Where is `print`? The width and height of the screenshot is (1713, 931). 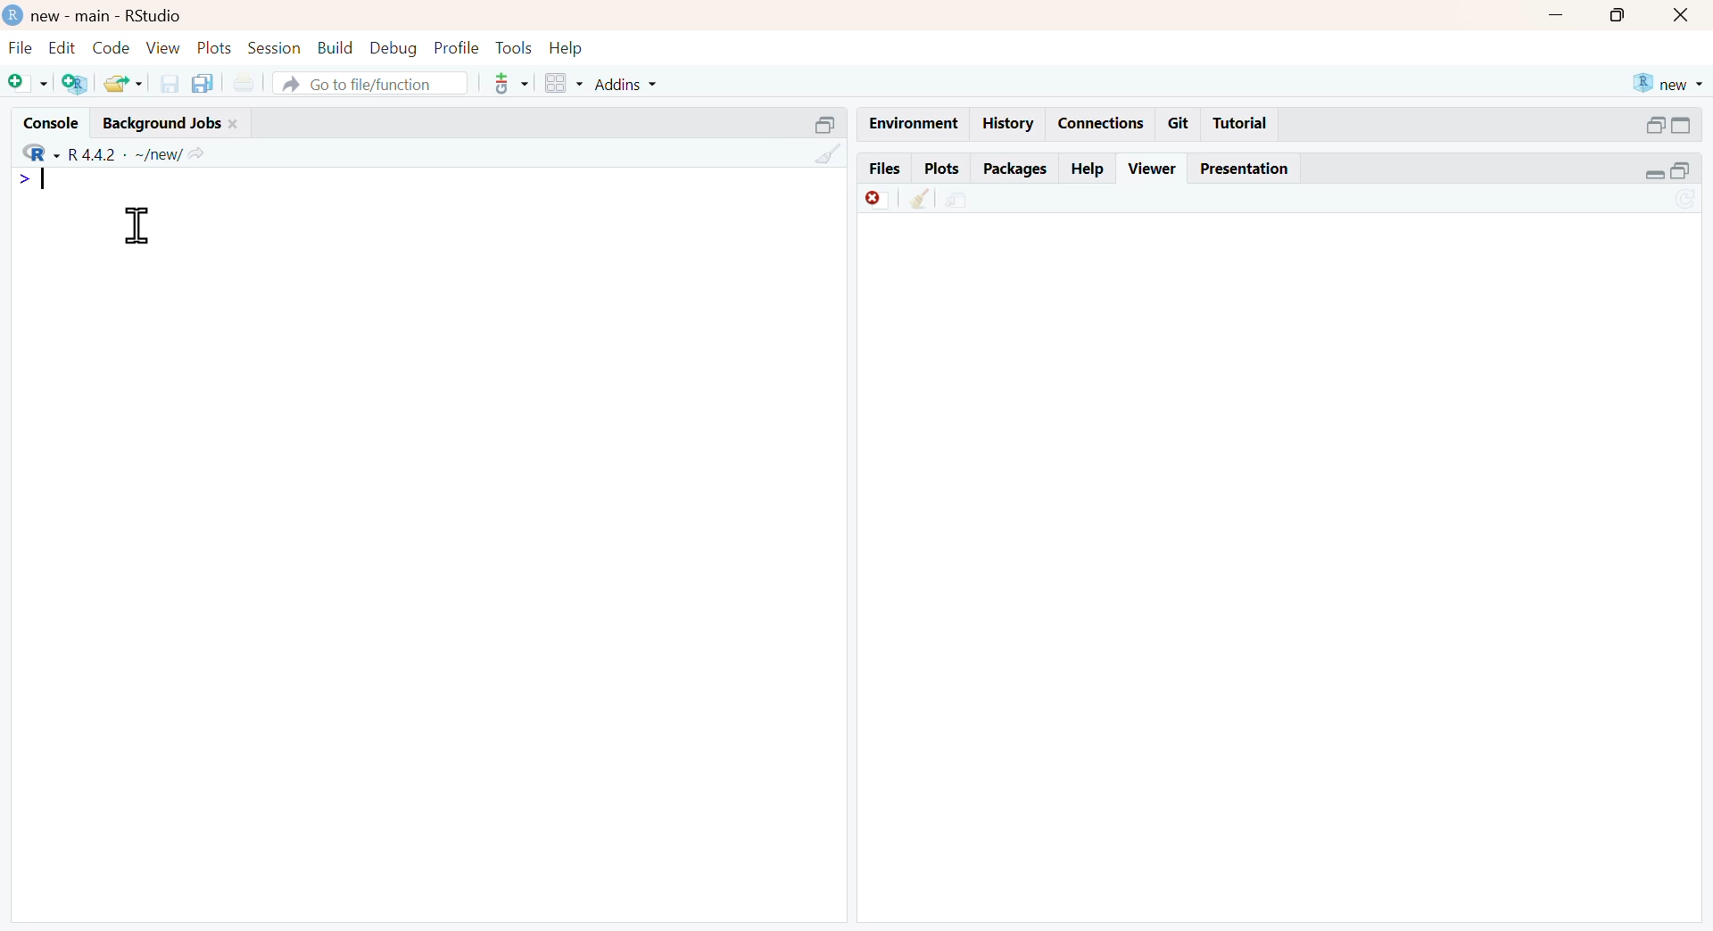 print is located at coordinates (245, 80).